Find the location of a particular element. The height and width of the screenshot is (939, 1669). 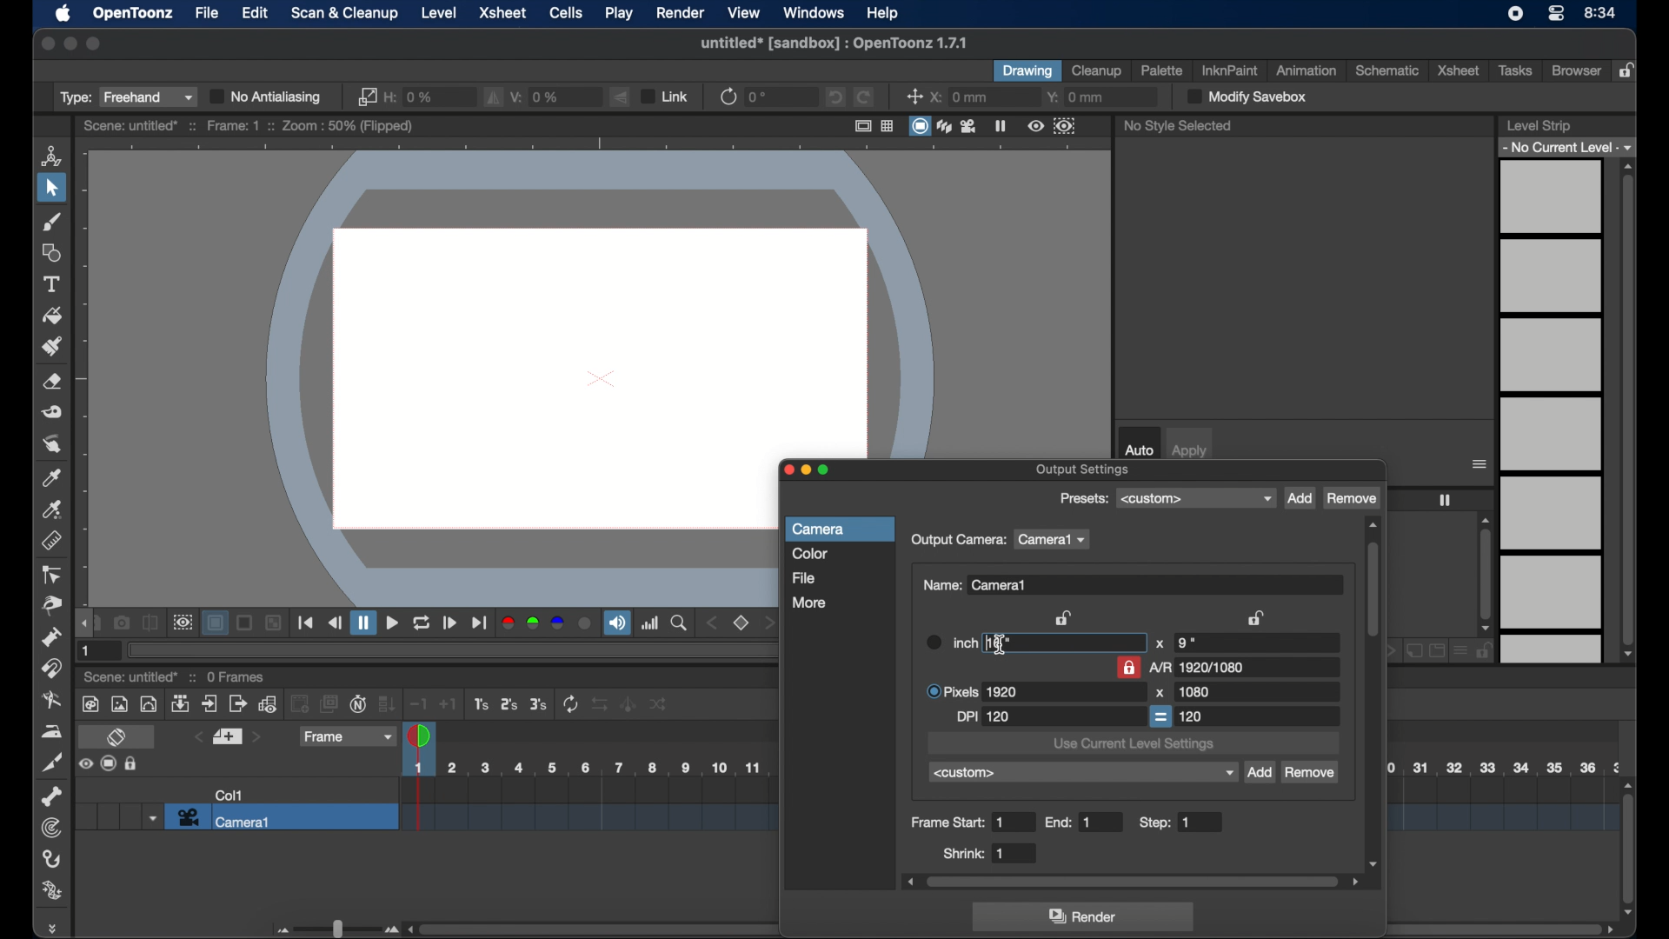

y is located at coordinates (1076, 97).